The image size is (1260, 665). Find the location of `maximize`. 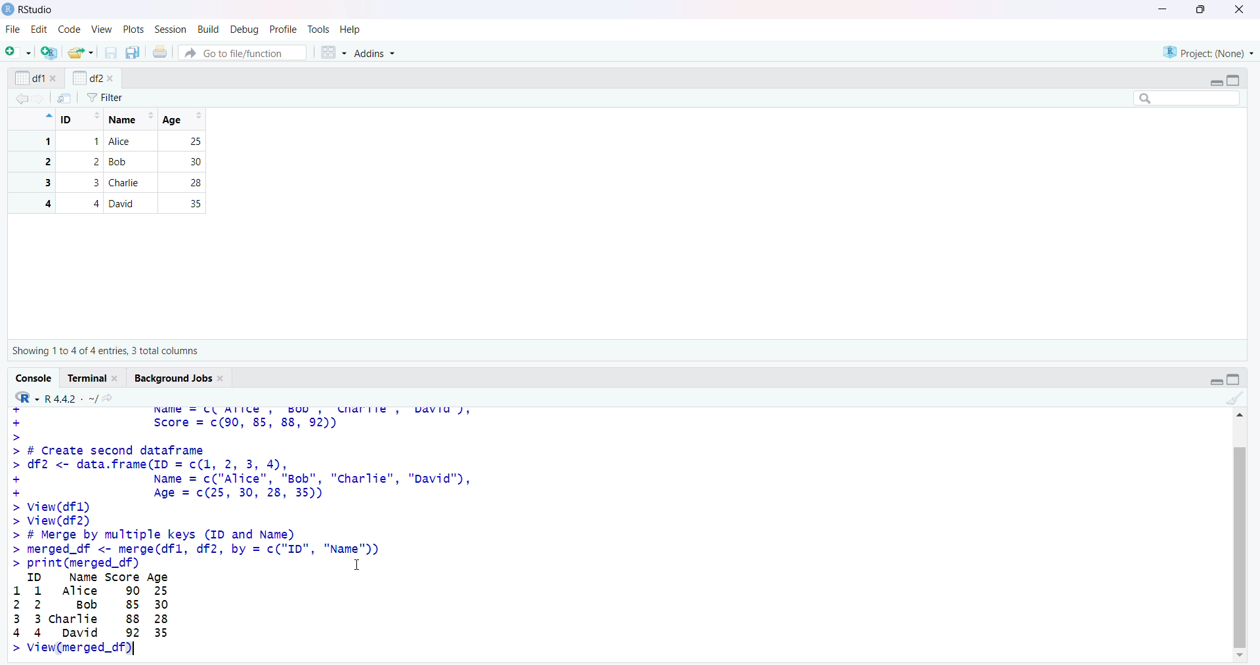

maximize is located at coordinates (1202, 9).